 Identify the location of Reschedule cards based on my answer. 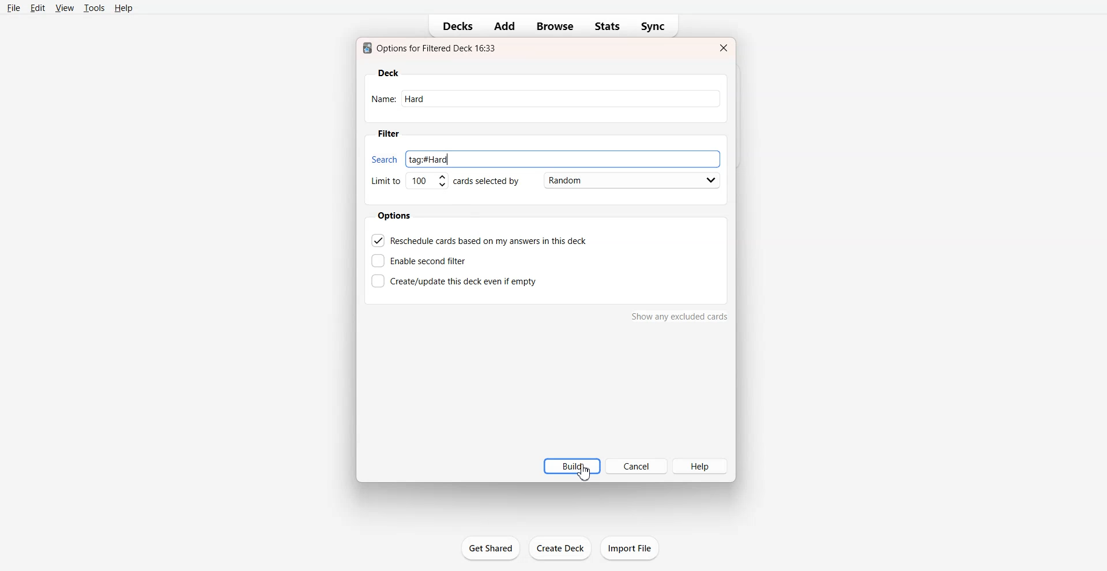
(480, 240).